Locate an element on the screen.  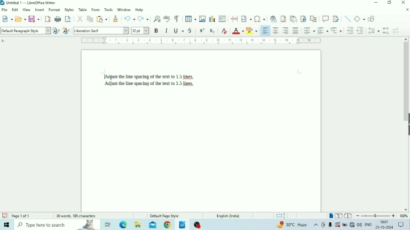
Single-page view is located at coordinates (331, 216).